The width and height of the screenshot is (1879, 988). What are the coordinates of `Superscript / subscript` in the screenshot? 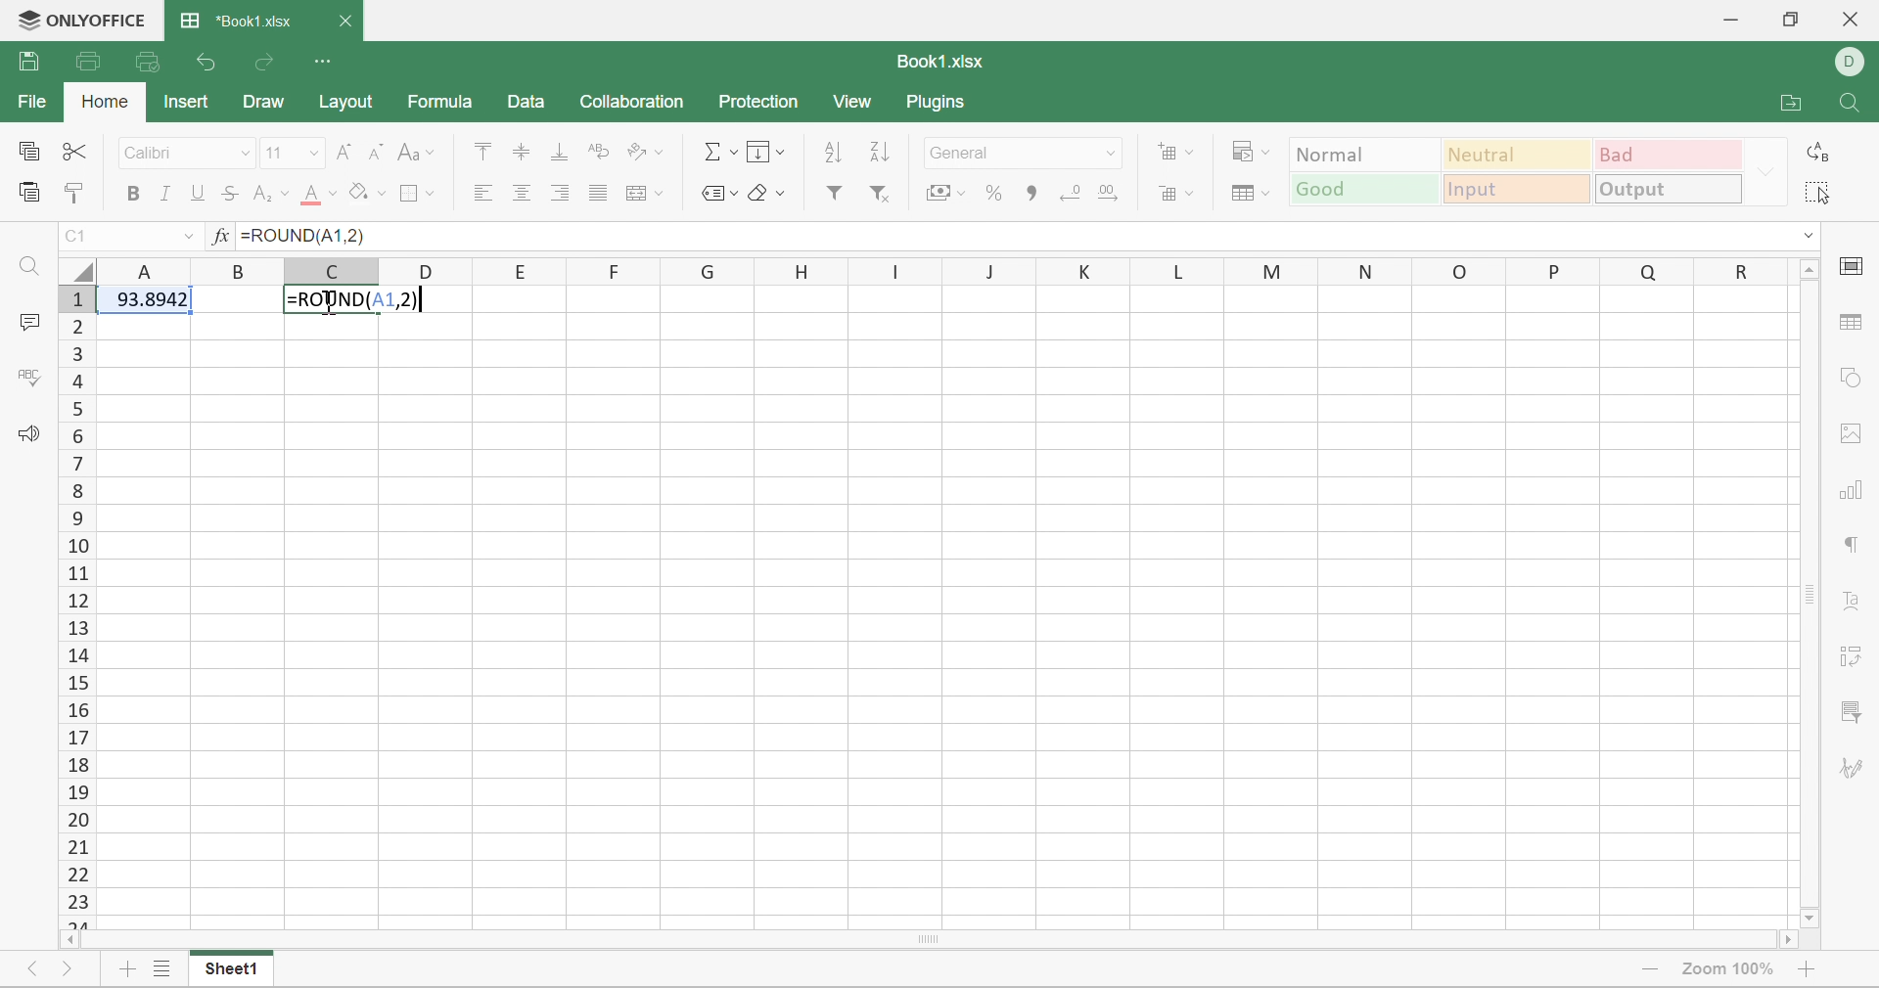 It's located at (273, 193).